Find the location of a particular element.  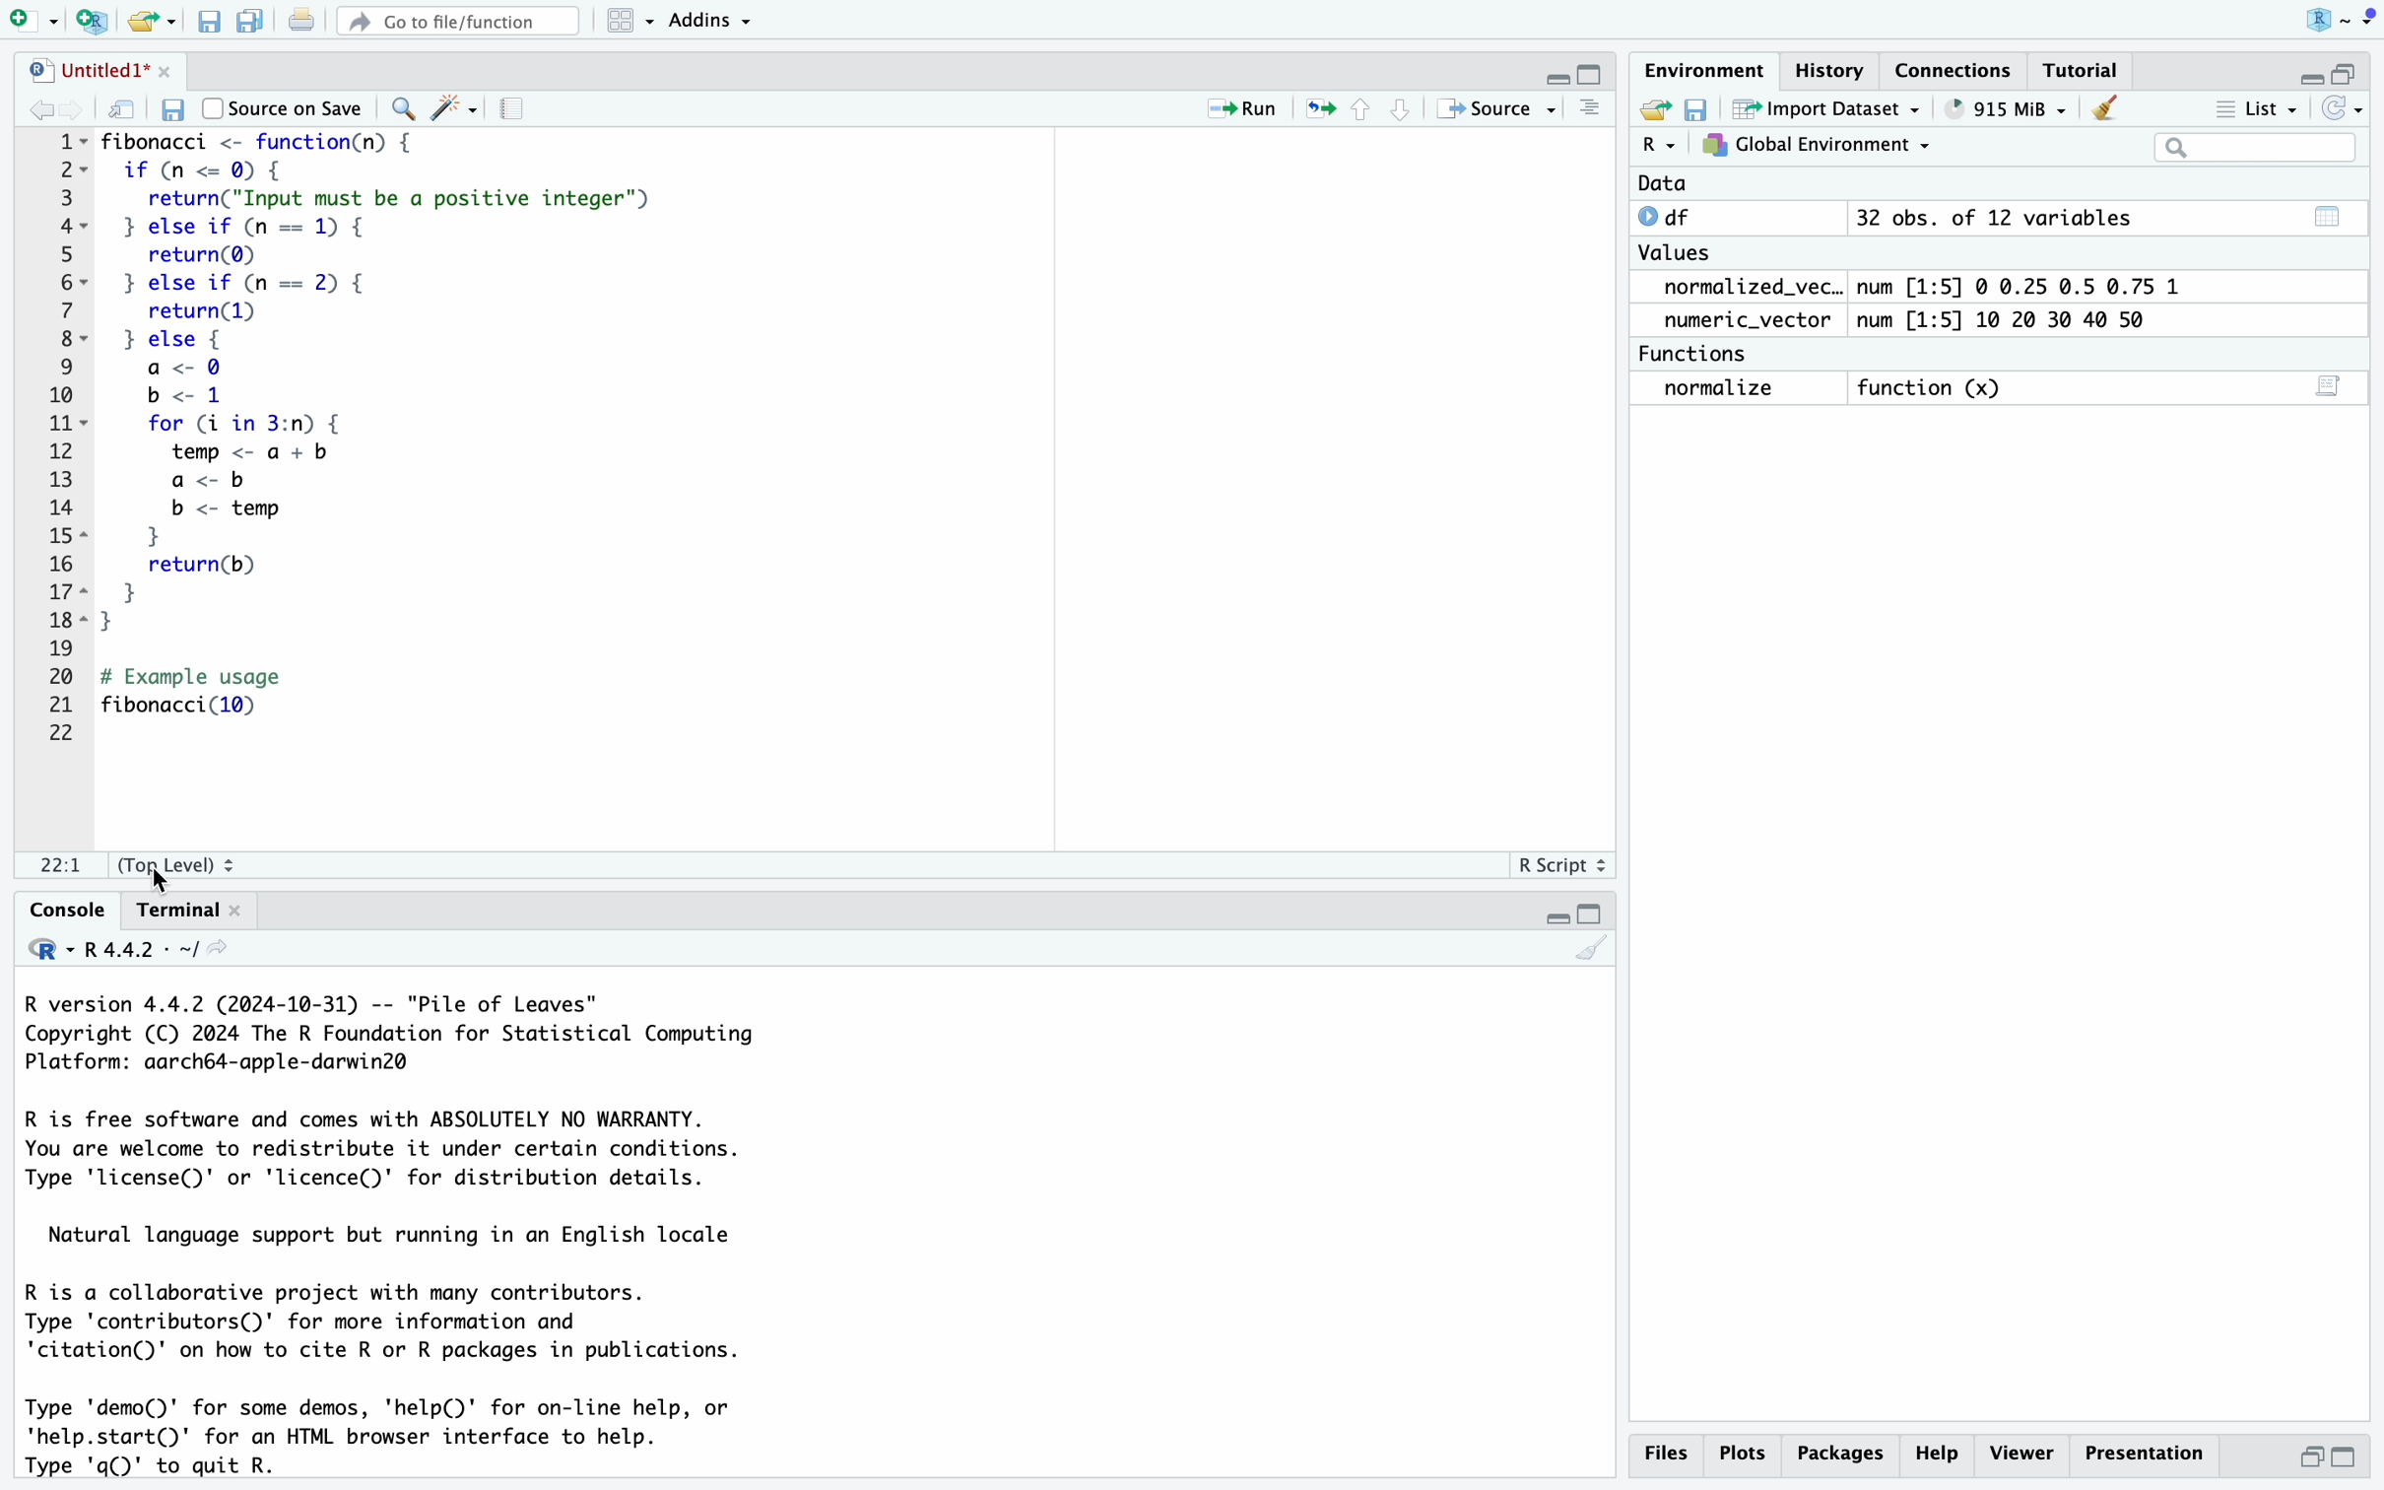

save current document is located at coordinates (209, 23).